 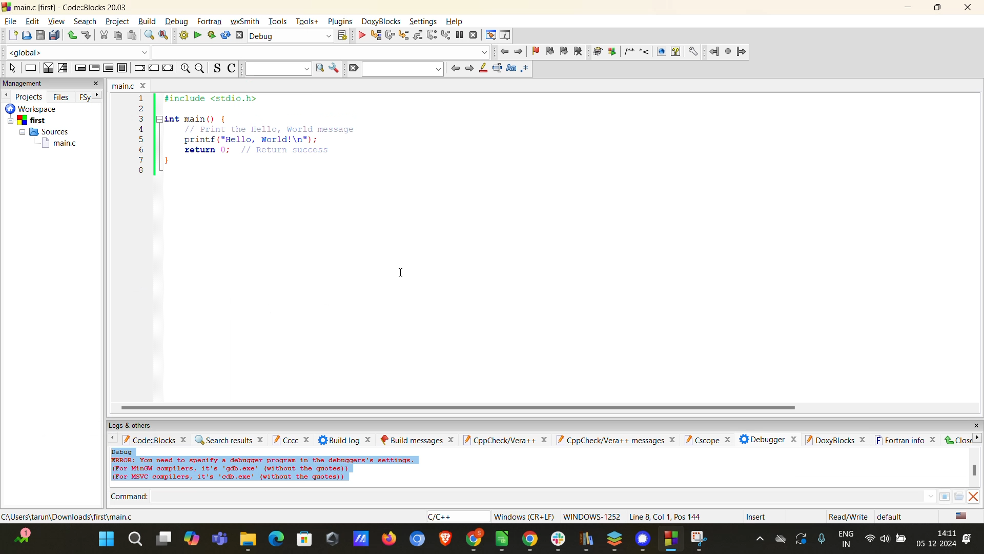 I want to click on file, so click(x=10, y=23).